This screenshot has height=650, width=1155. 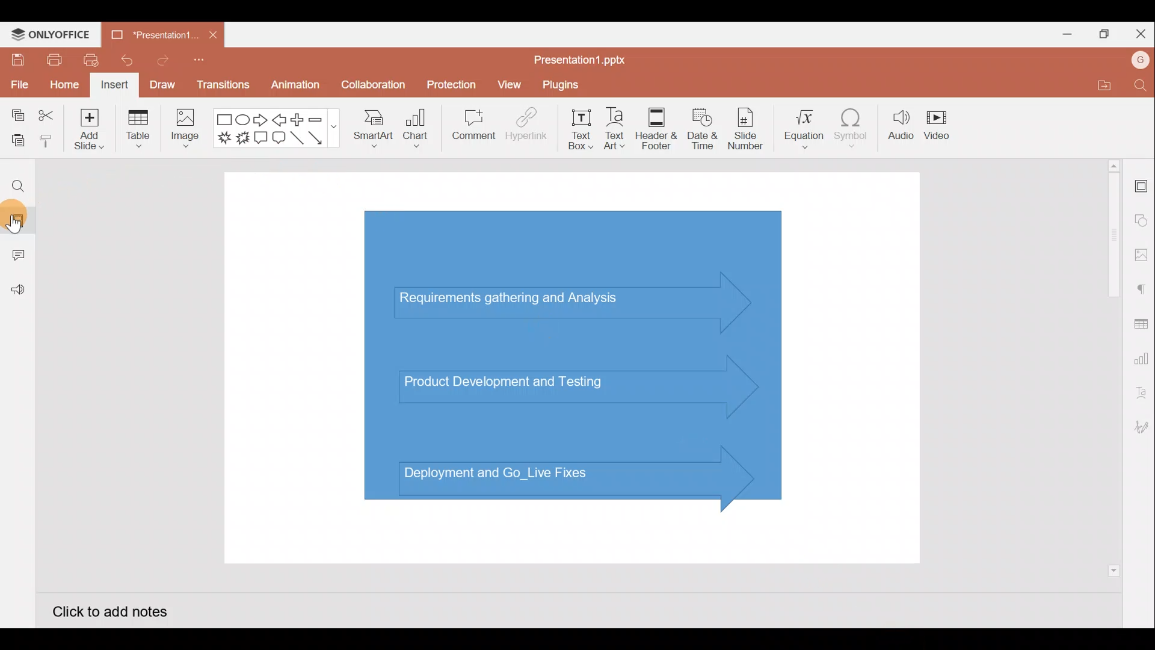 What do you see at coordinates (371, 133) in the screenshot?
I see `SmartArt` at bounding box center [371, 133].